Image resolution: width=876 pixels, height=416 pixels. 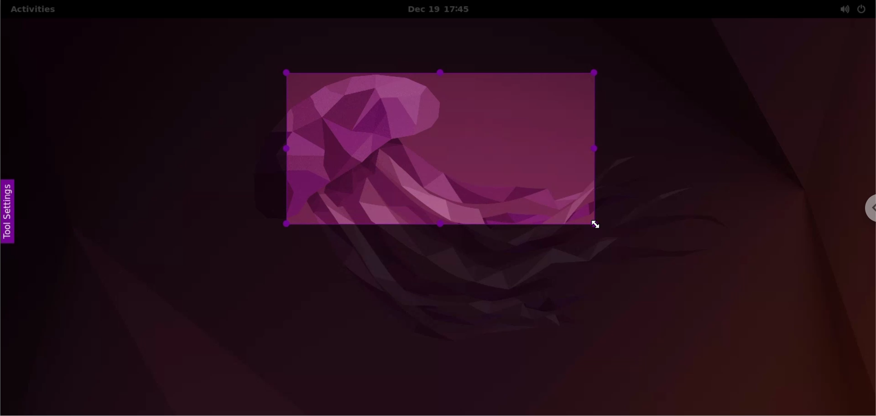 What do you see at coordinates (438, 150) in the screenshot?
I see `selected capture area` at bounding box center [438, 150].